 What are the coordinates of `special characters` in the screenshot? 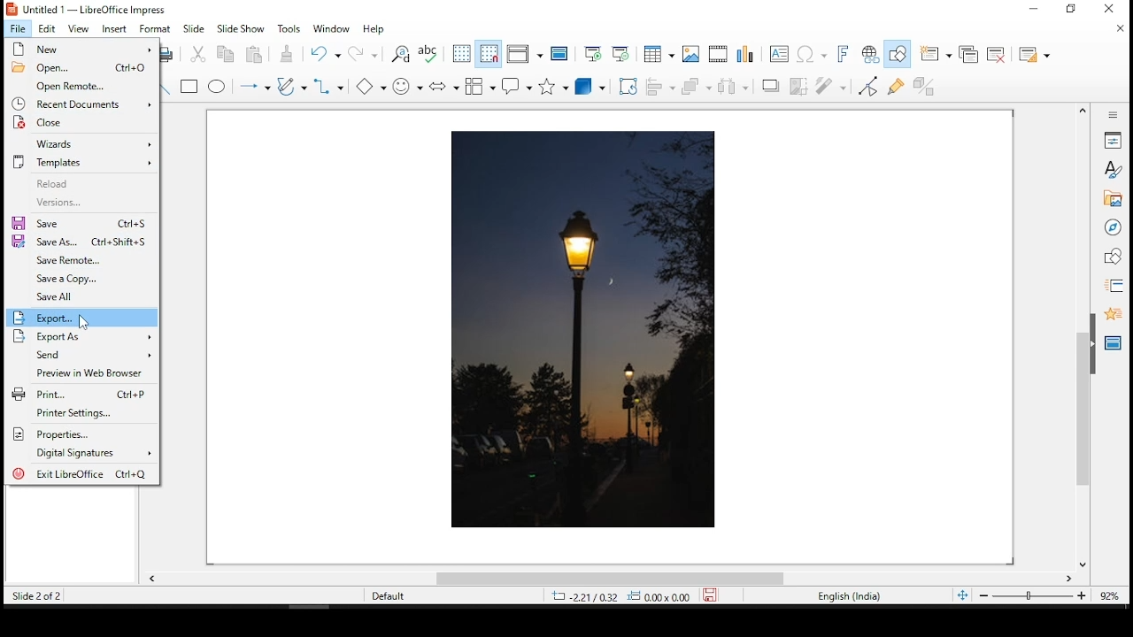 It's located at (811, 54).